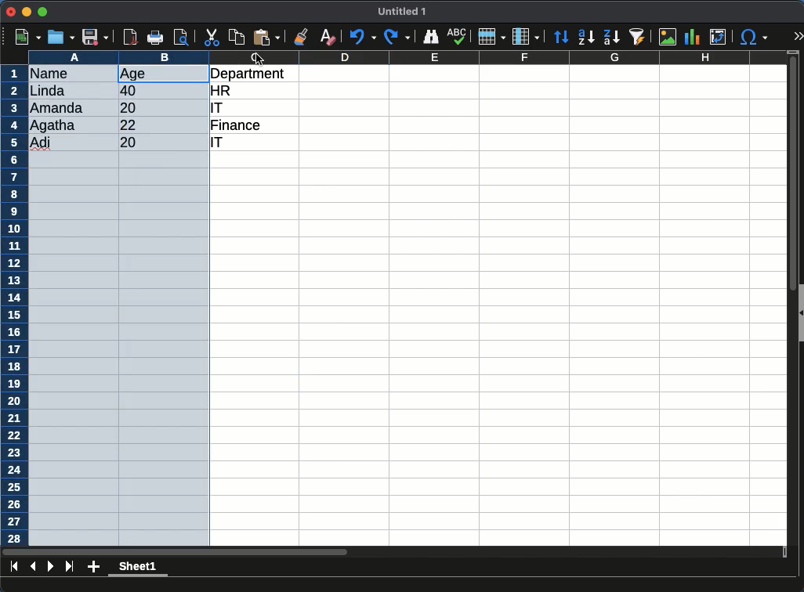 The width and height of the screenshot is (804, 592). Describe the element at coordinates (27, 11) in the screenshot. I see `minimize` at that location.